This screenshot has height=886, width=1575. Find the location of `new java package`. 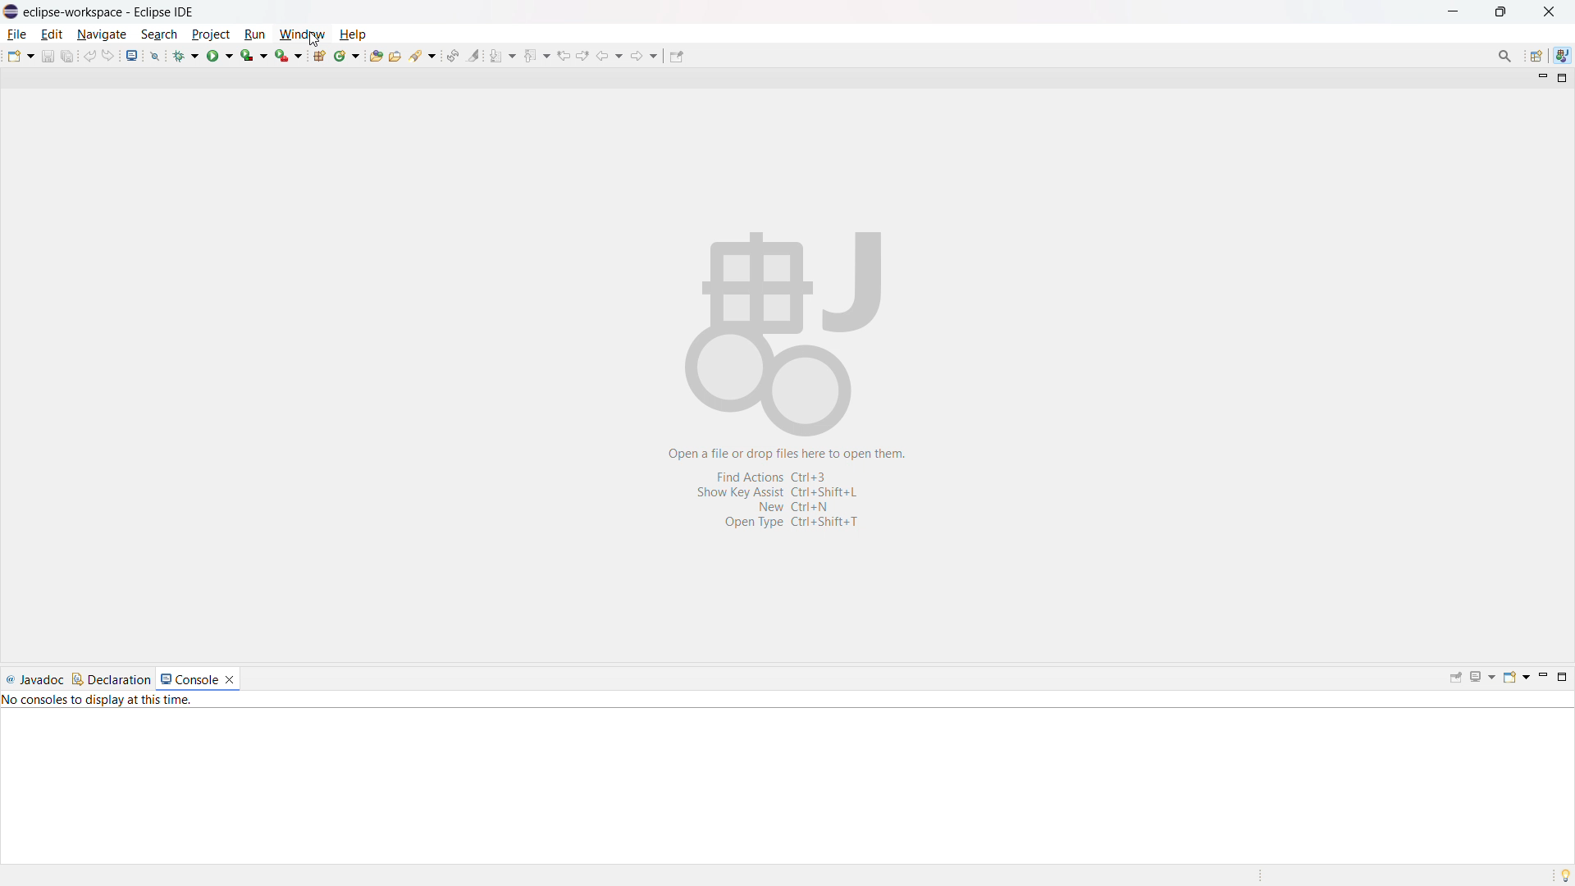

new java package is located at coordinates (319, 55).